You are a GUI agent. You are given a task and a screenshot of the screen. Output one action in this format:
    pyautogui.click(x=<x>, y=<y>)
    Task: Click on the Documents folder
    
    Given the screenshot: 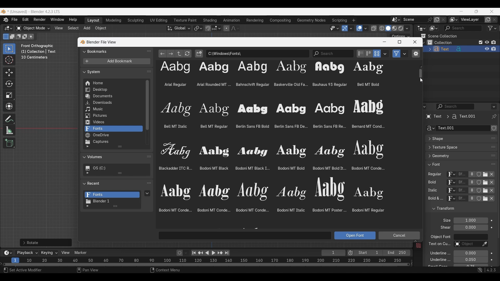 What is the action you would take?
    pyautogui.click(x=113, y=96)
    